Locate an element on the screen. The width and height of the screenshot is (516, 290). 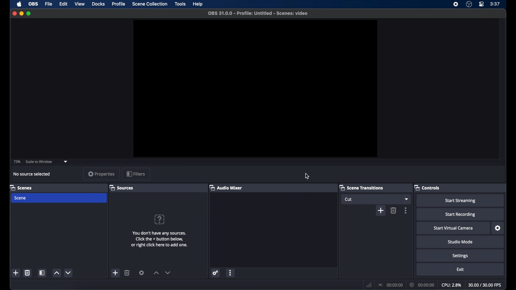
increment is located at coordinates (56, 273).